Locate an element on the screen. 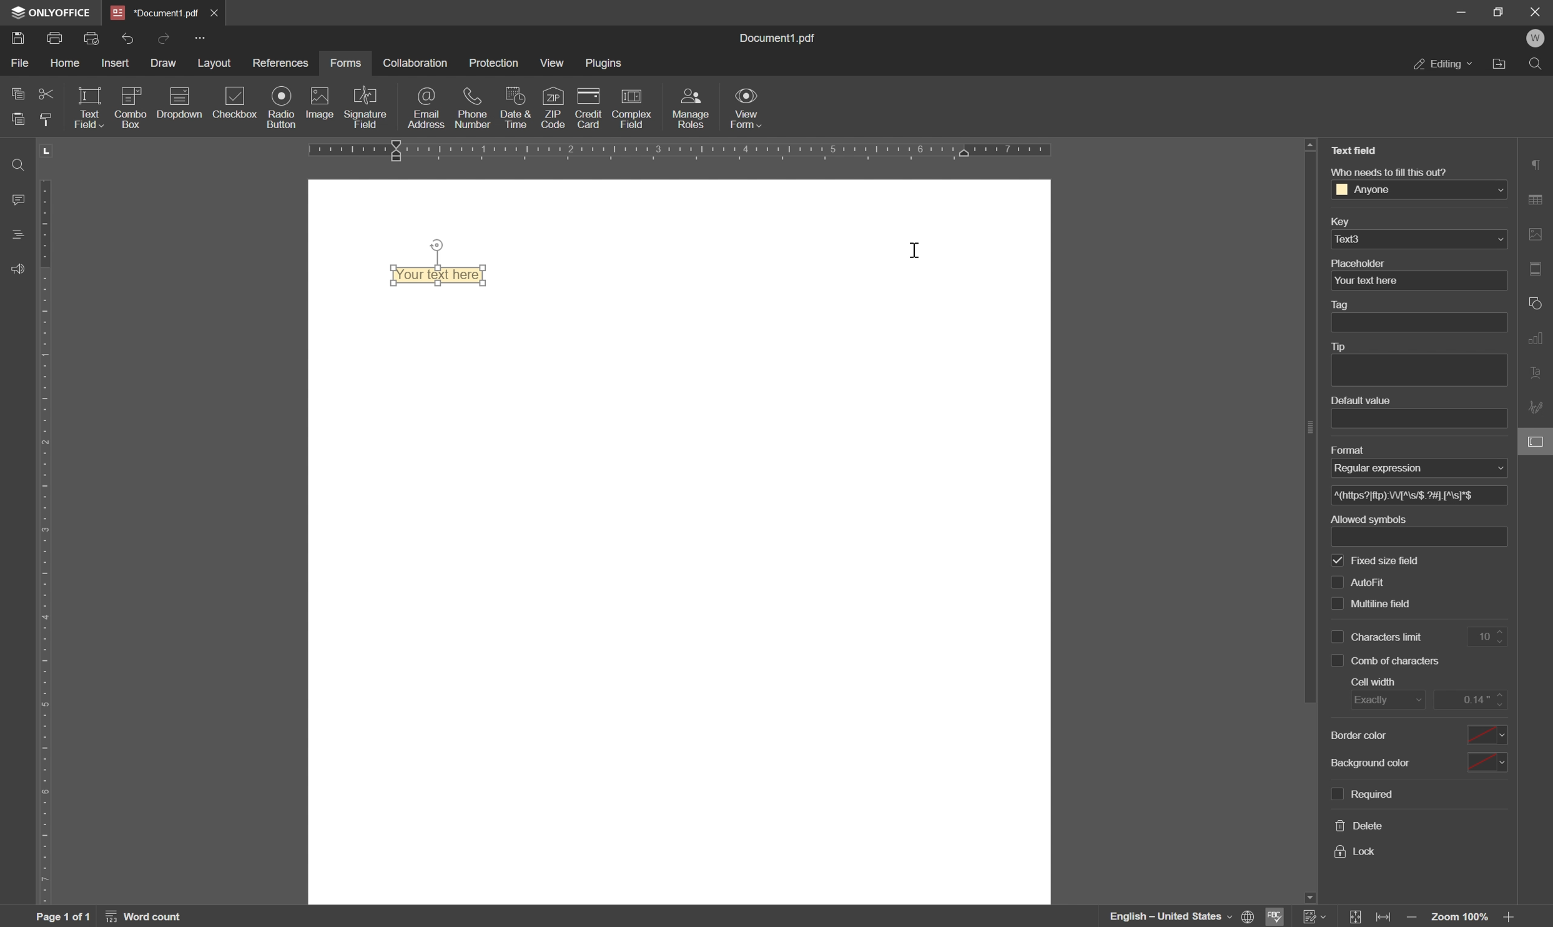  auto fill is located at coordinates (1389, 558).